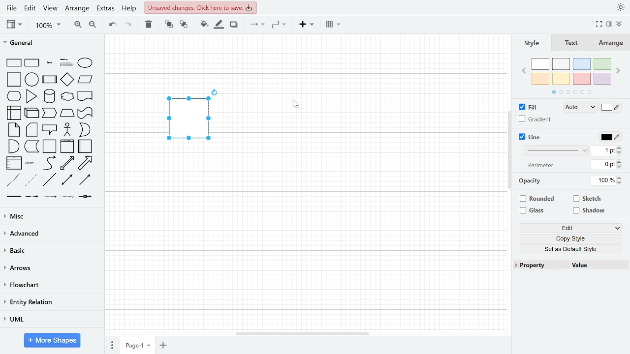  What do you see at coordinates (32, 79) in the screenshot?
I see `circle` at bounding box center [32, 79].